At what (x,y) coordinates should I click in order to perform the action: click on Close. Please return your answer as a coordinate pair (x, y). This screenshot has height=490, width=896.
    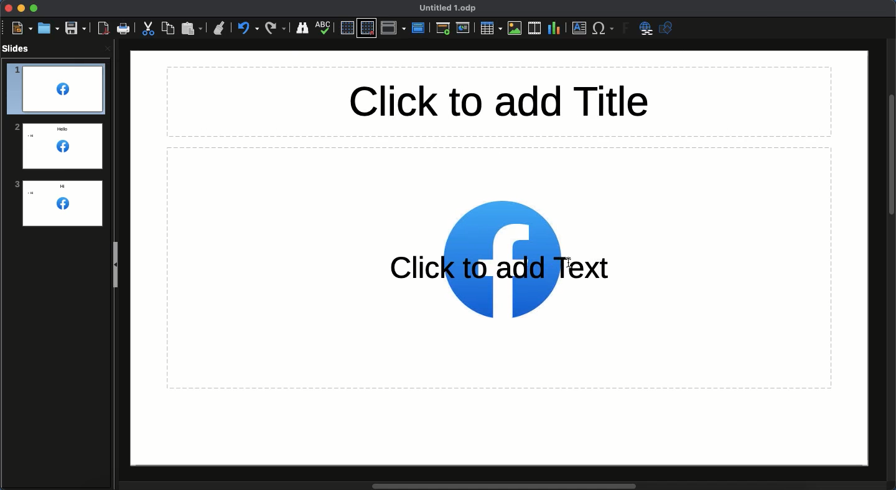
    Looking at the image, I should click on (7, 9).